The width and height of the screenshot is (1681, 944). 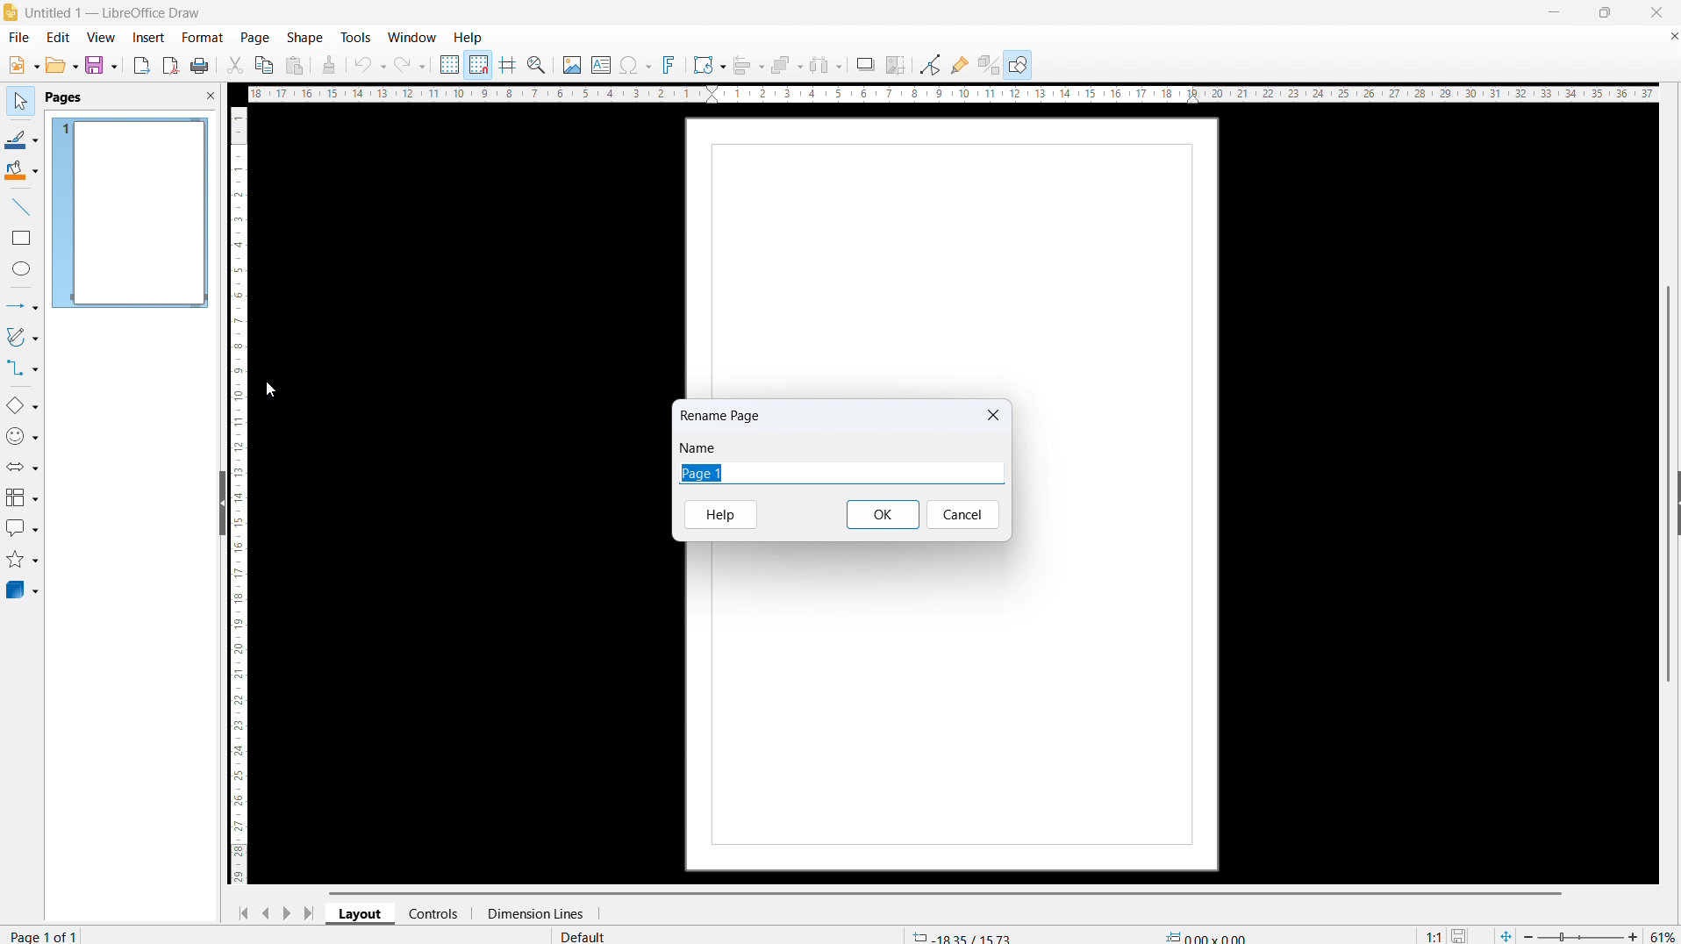 What do you see at coordinates (958, 64) in the screenshot?
I see `show gluepoint functions` at bounding box center [958, 64].